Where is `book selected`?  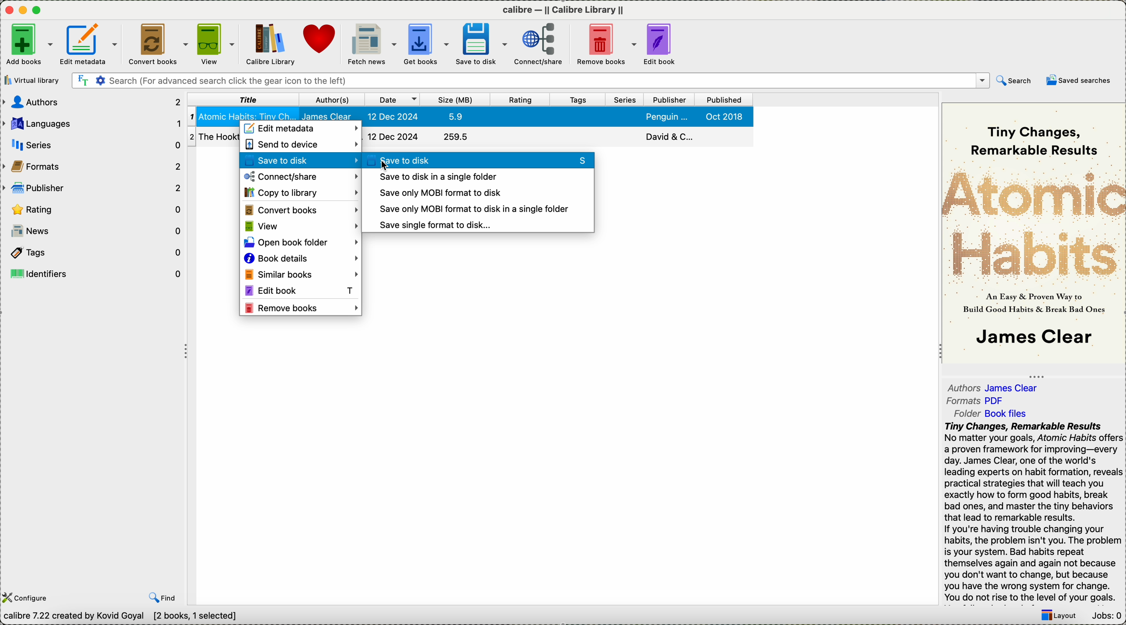 book selected is located at coordinates (470, 115).